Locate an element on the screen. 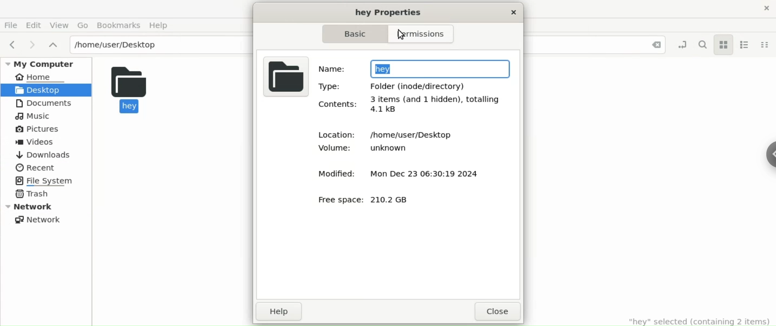 This screenshot has height=326, width=776. toggle location entry is located at coordinates (680, 45).